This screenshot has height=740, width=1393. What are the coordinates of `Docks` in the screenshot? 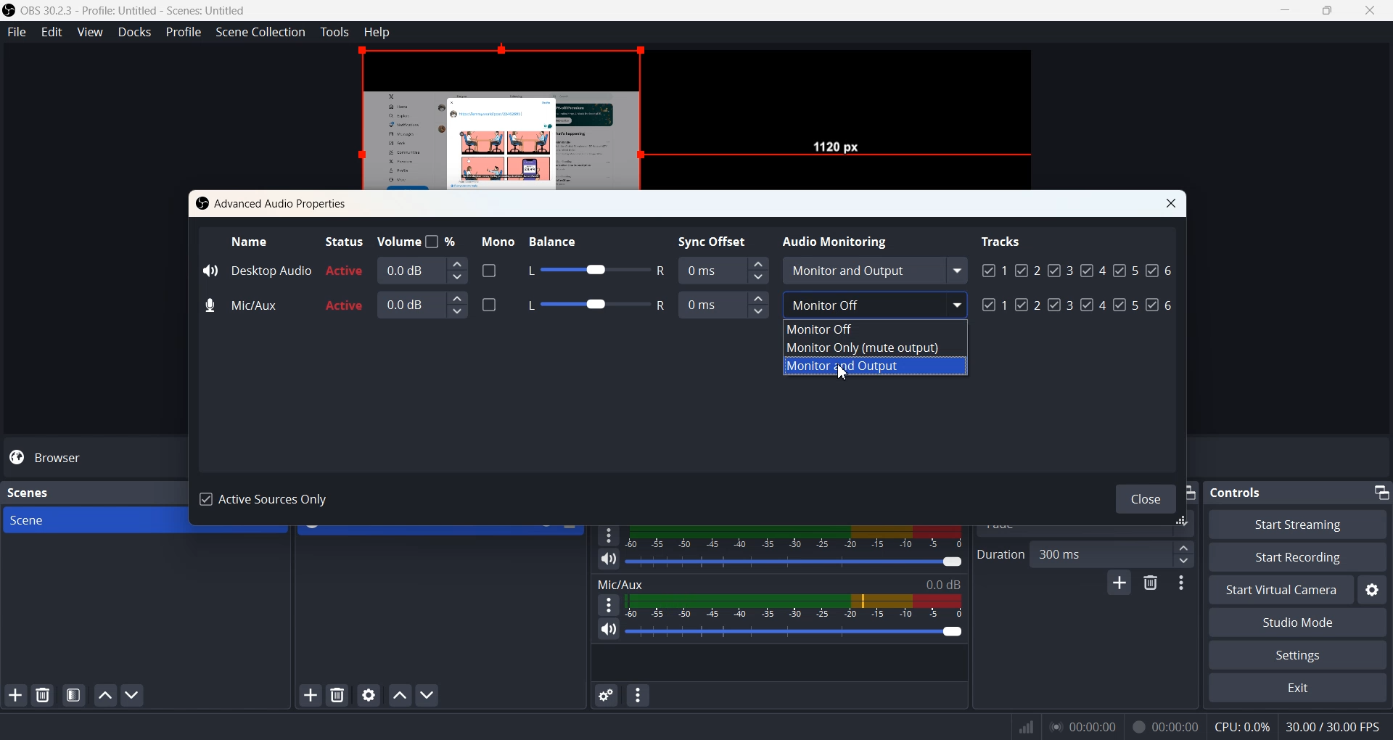 It's located at (135, 33).